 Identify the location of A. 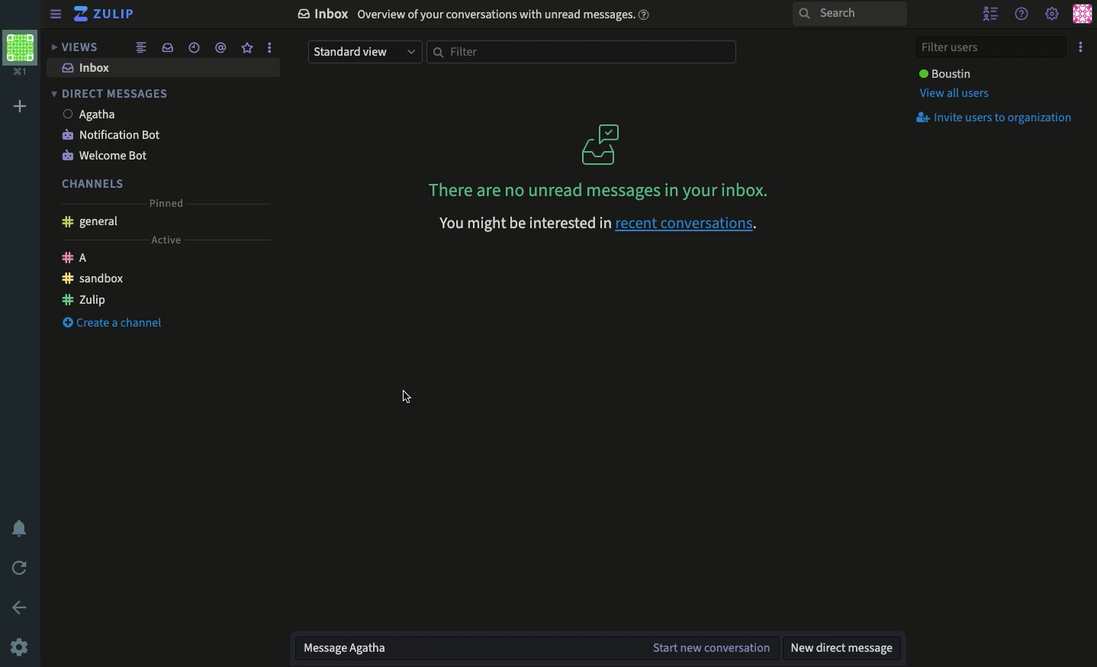
(75, 259).